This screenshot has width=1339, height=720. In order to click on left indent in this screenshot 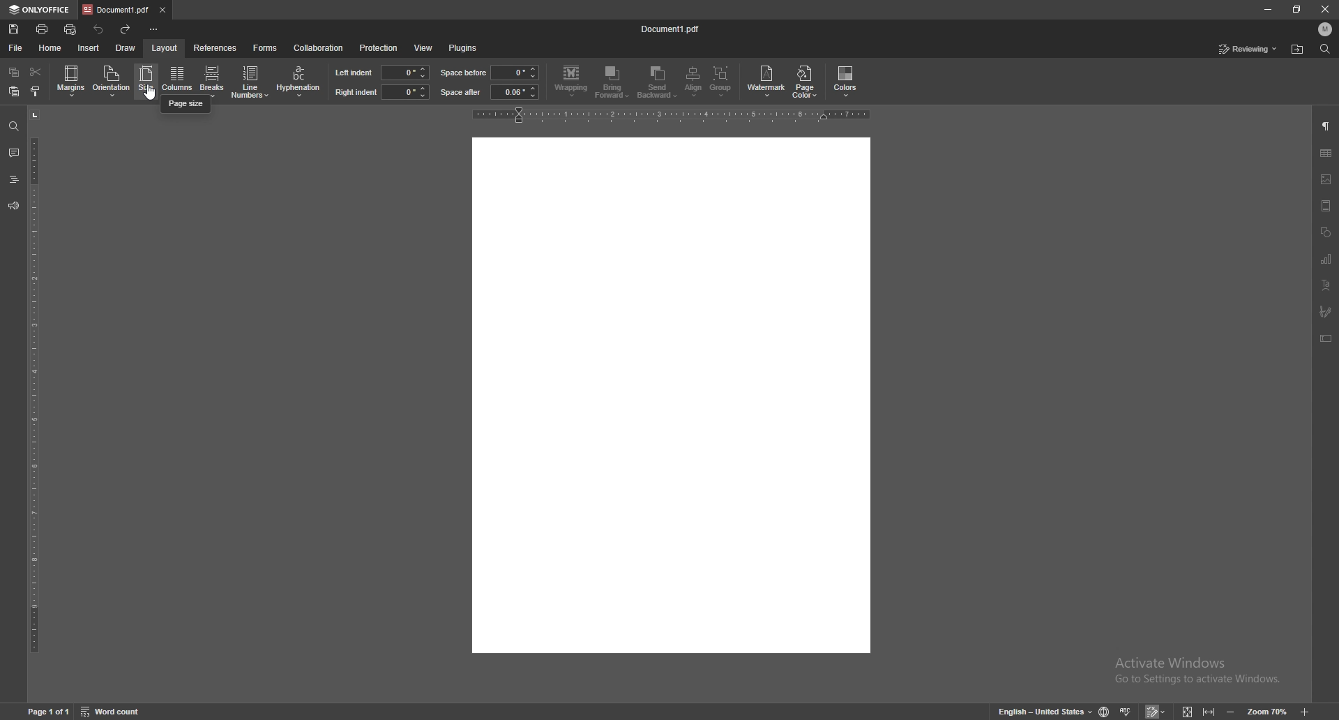, I will do `click(354, 72)`.